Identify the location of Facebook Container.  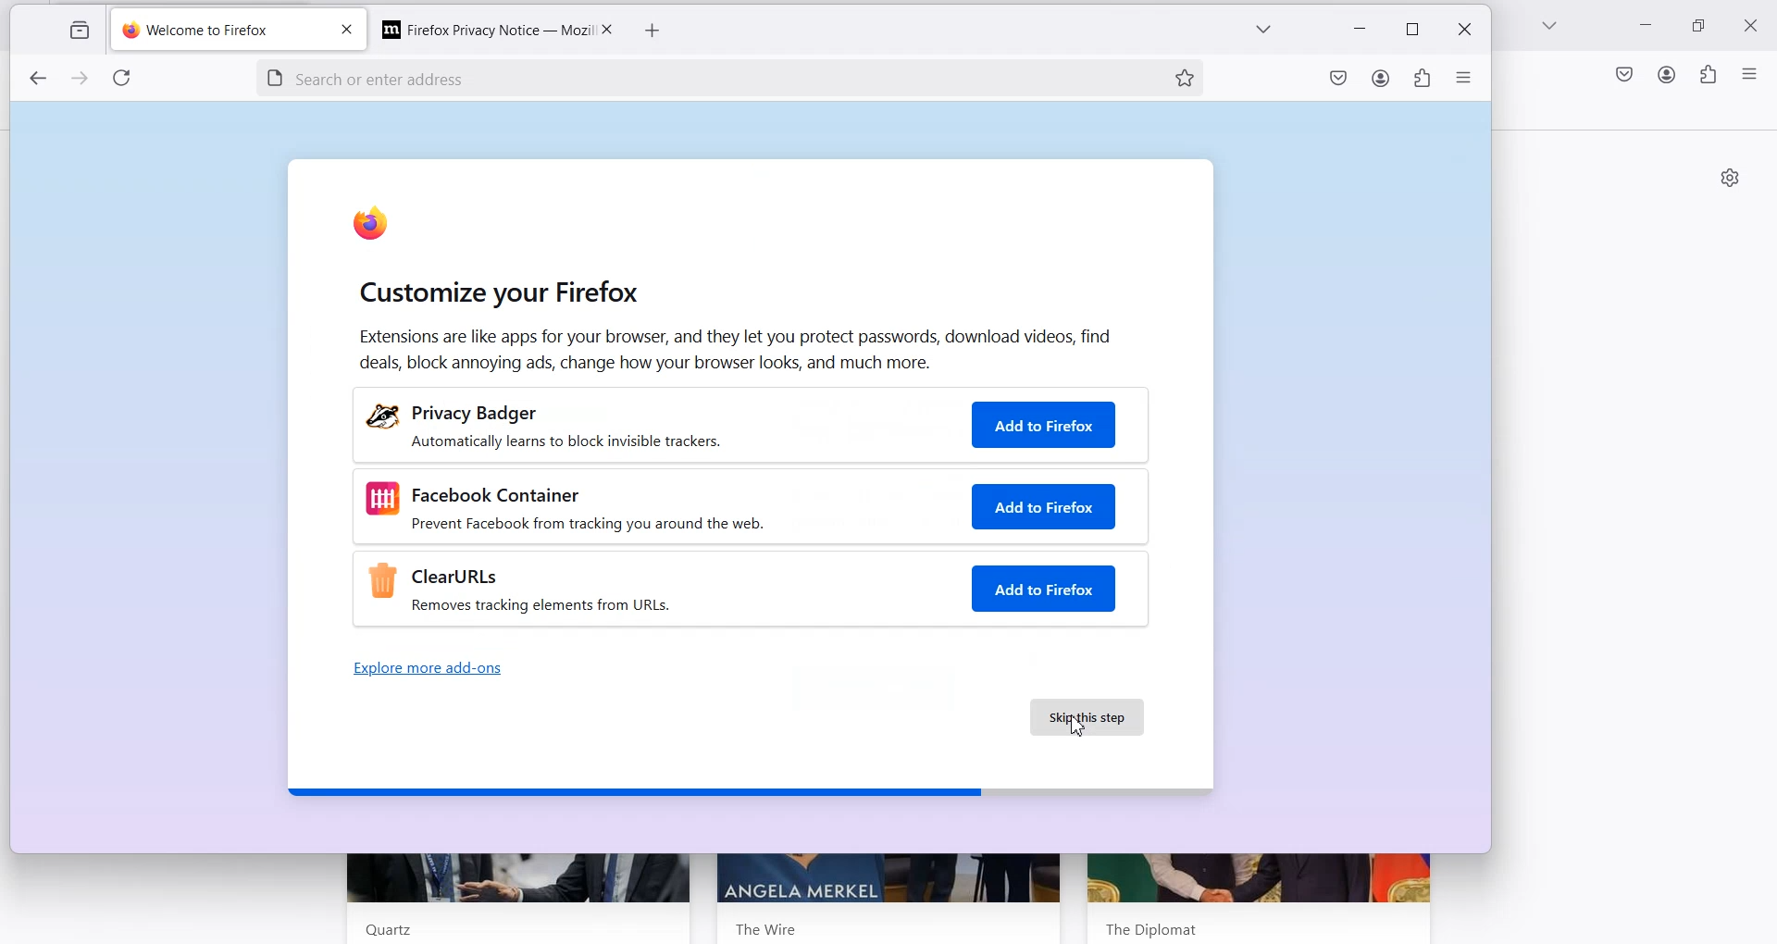
(496, 493).